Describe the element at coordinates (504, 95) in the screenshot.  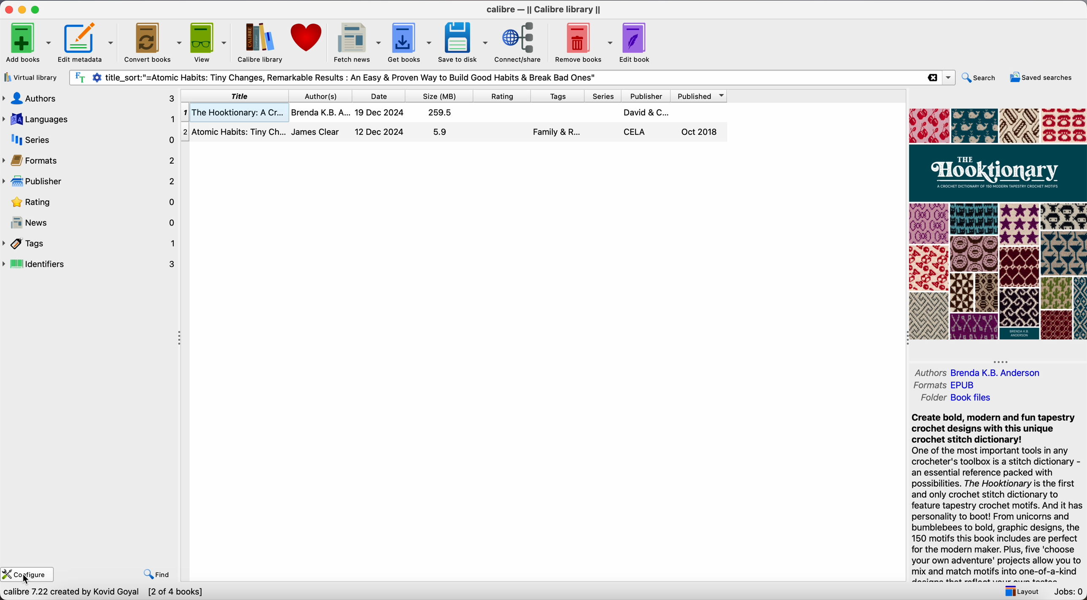
I see `rating` at that location.